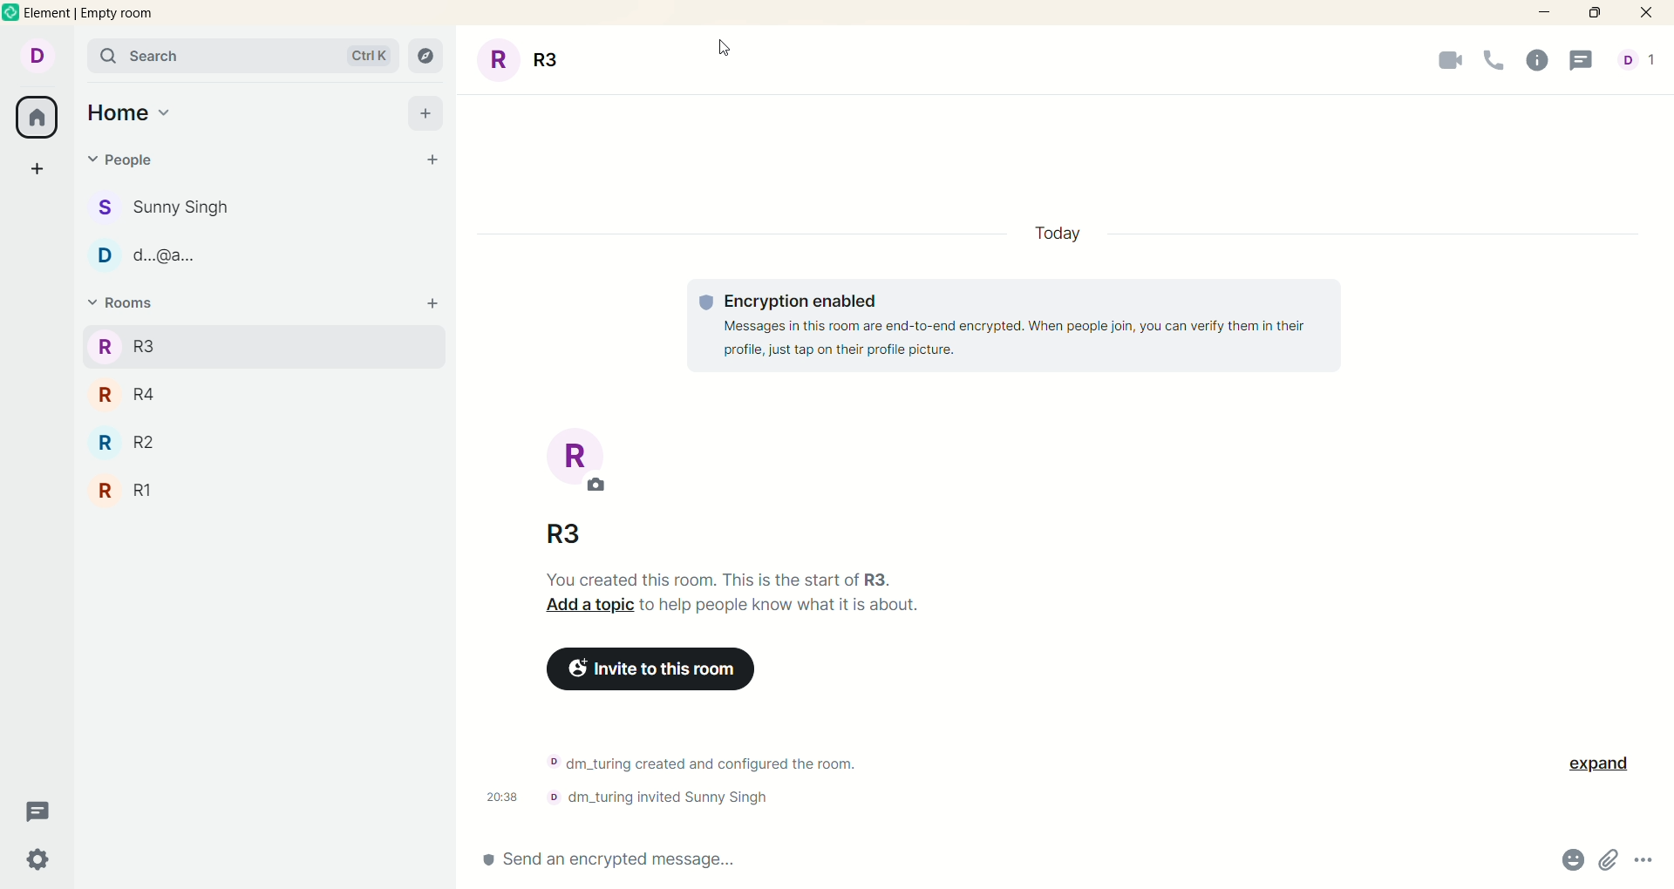 This screenshot has width=1674, height=889. I want to click on close, so click(1643, 13).